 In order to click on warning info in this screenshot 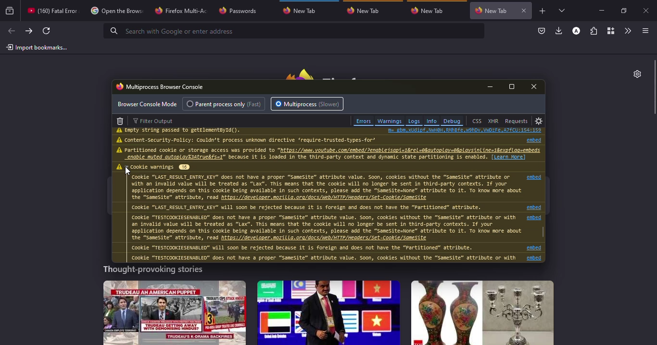, I will do `click(322, 218)`.